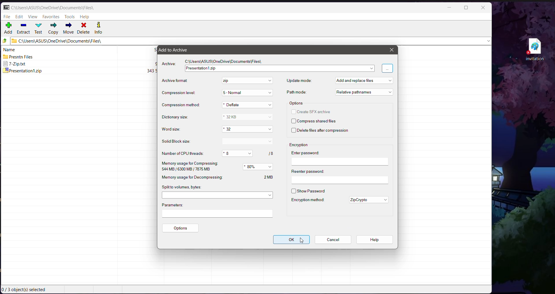 The image size is (555, 294). What do you see at coordinates (180, 104) in the screenshot?
I see `Compression method` at bounding box center [180, 104].